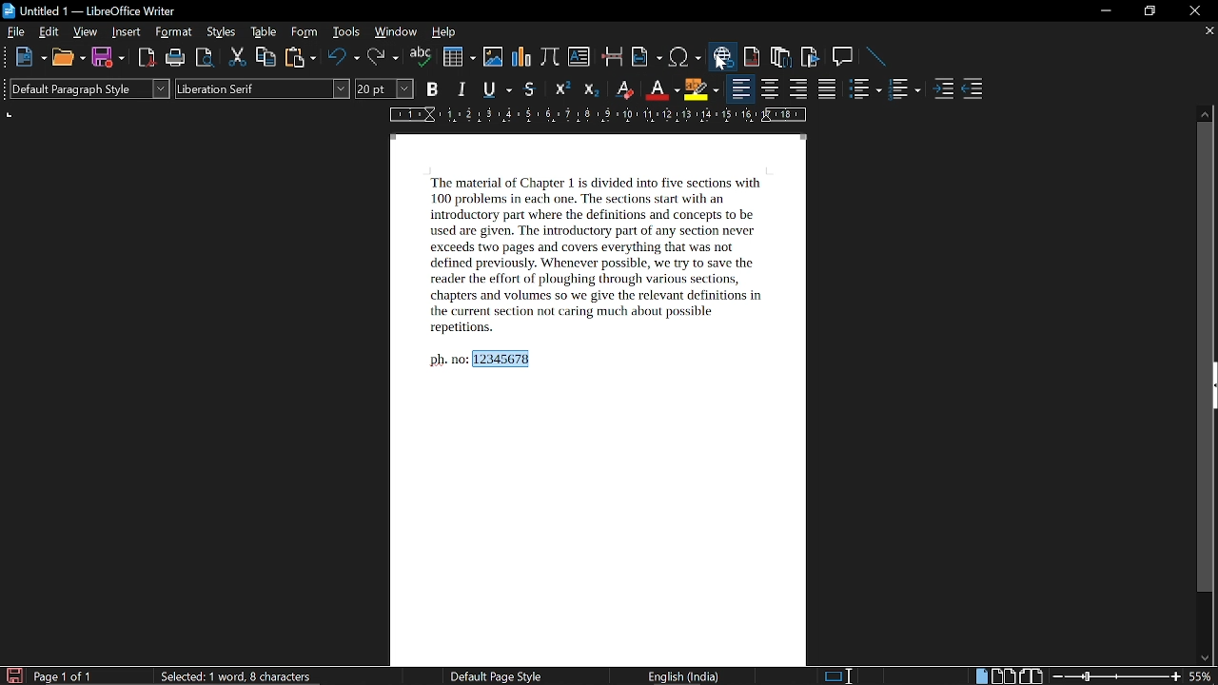 The height and width of the screenshot is (685, 1218). What do you see at coordinates (1208, 31) in the screenshot?
I see `close current tab` at bounding box center [1208, 31].